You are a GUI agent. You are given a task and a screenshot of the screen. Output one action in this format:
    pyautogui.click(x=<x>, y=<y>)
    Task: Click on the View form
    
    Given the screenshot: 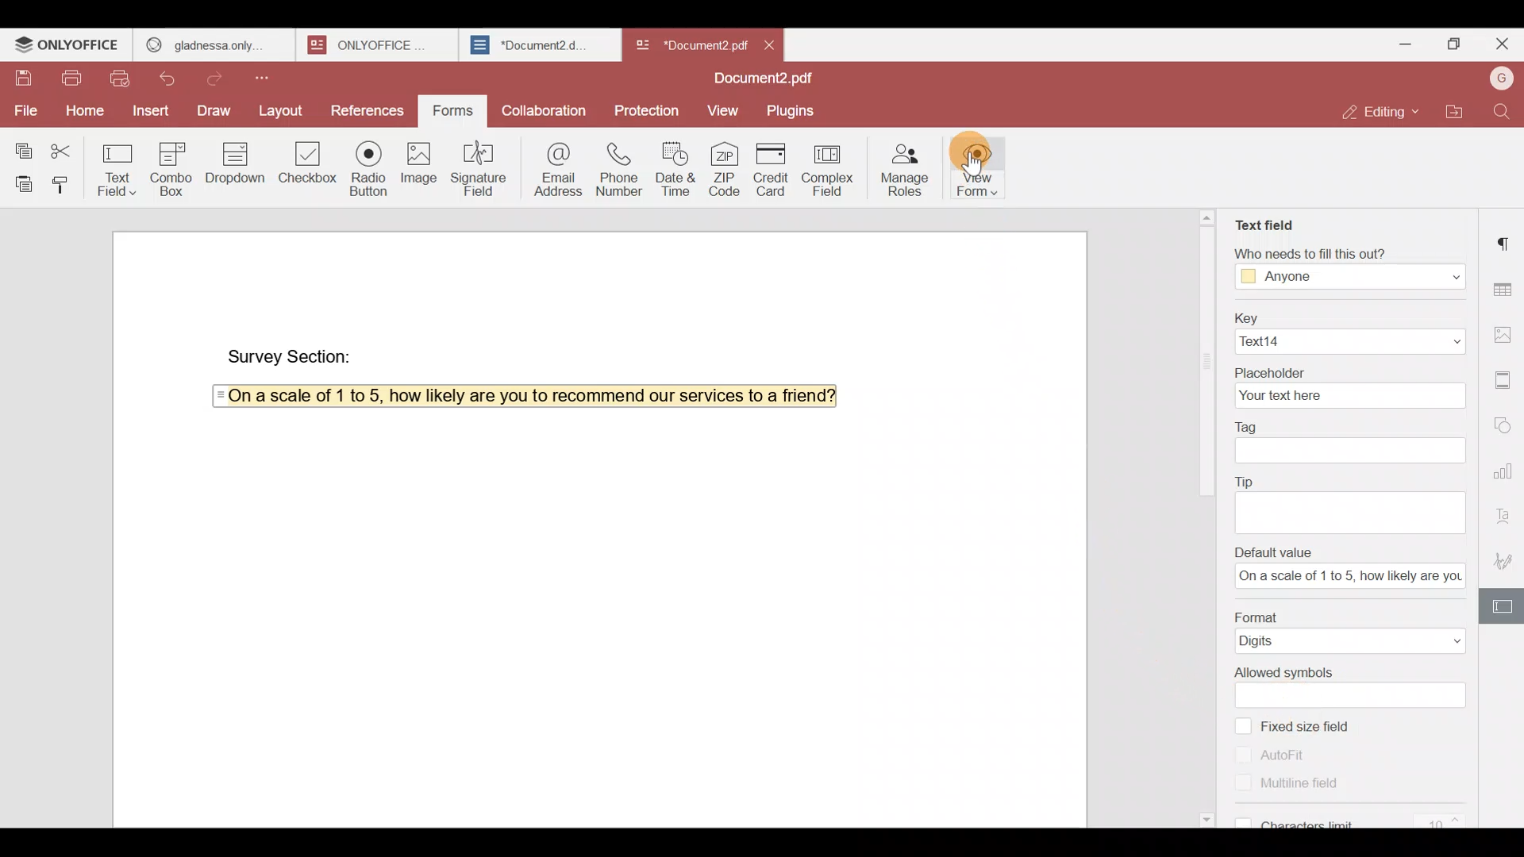 What is the action you would take?
    pyautogui.click(x=982, y=167)
    